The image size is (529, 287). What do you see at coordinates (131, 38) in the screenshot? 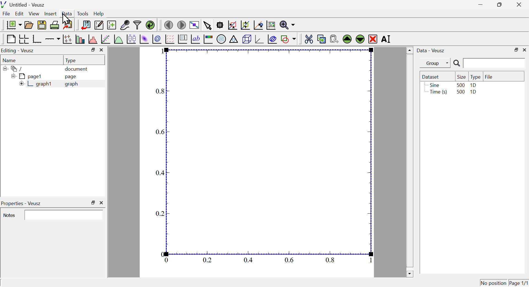
I see `plot box plots` at bounding box center [131, 38].